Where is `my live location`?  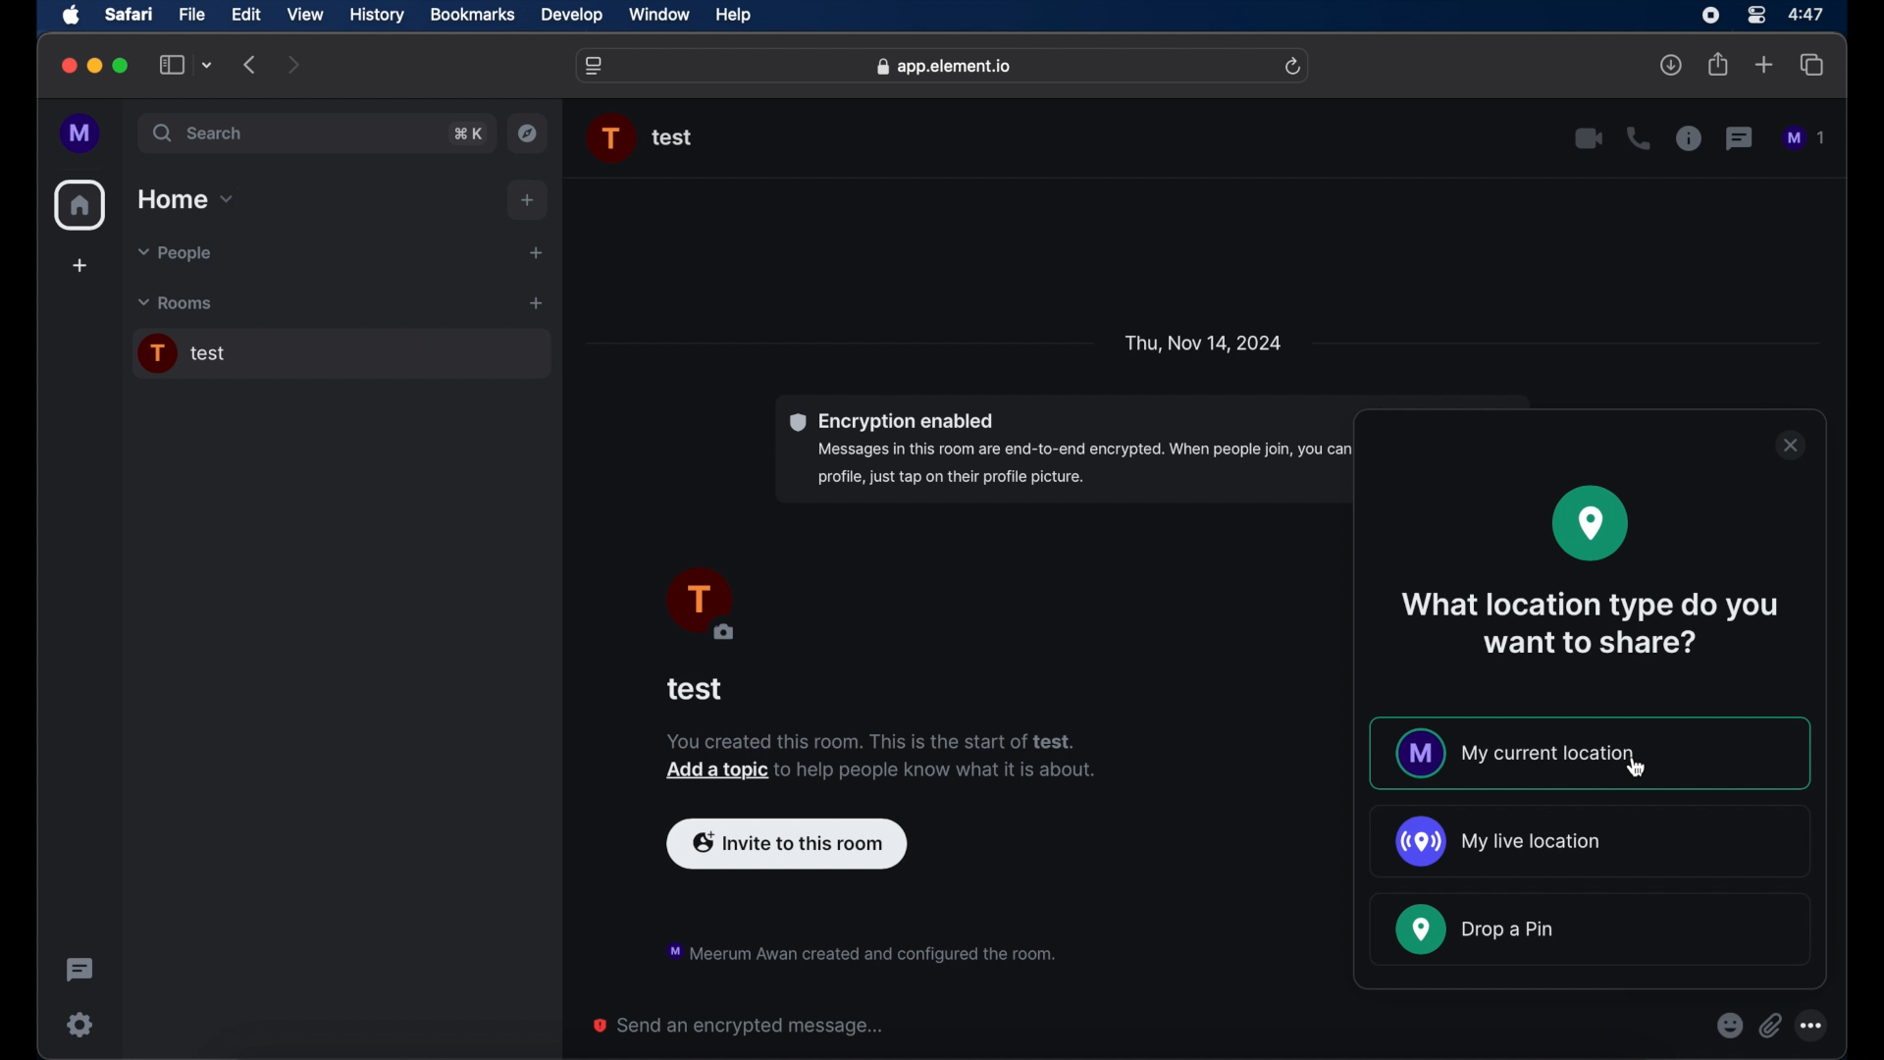 my live location is located at coordinates (1496, 841).